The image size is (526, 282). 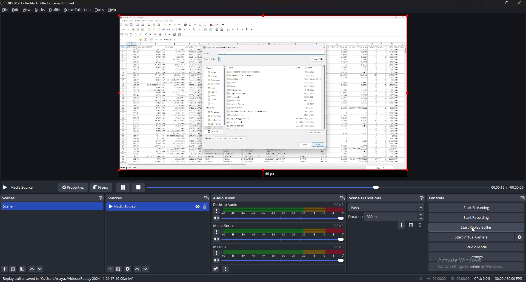 What do you see at coordinates (217, 239) in the screenshot?
I see `mute` at bounding box center [217, 239].